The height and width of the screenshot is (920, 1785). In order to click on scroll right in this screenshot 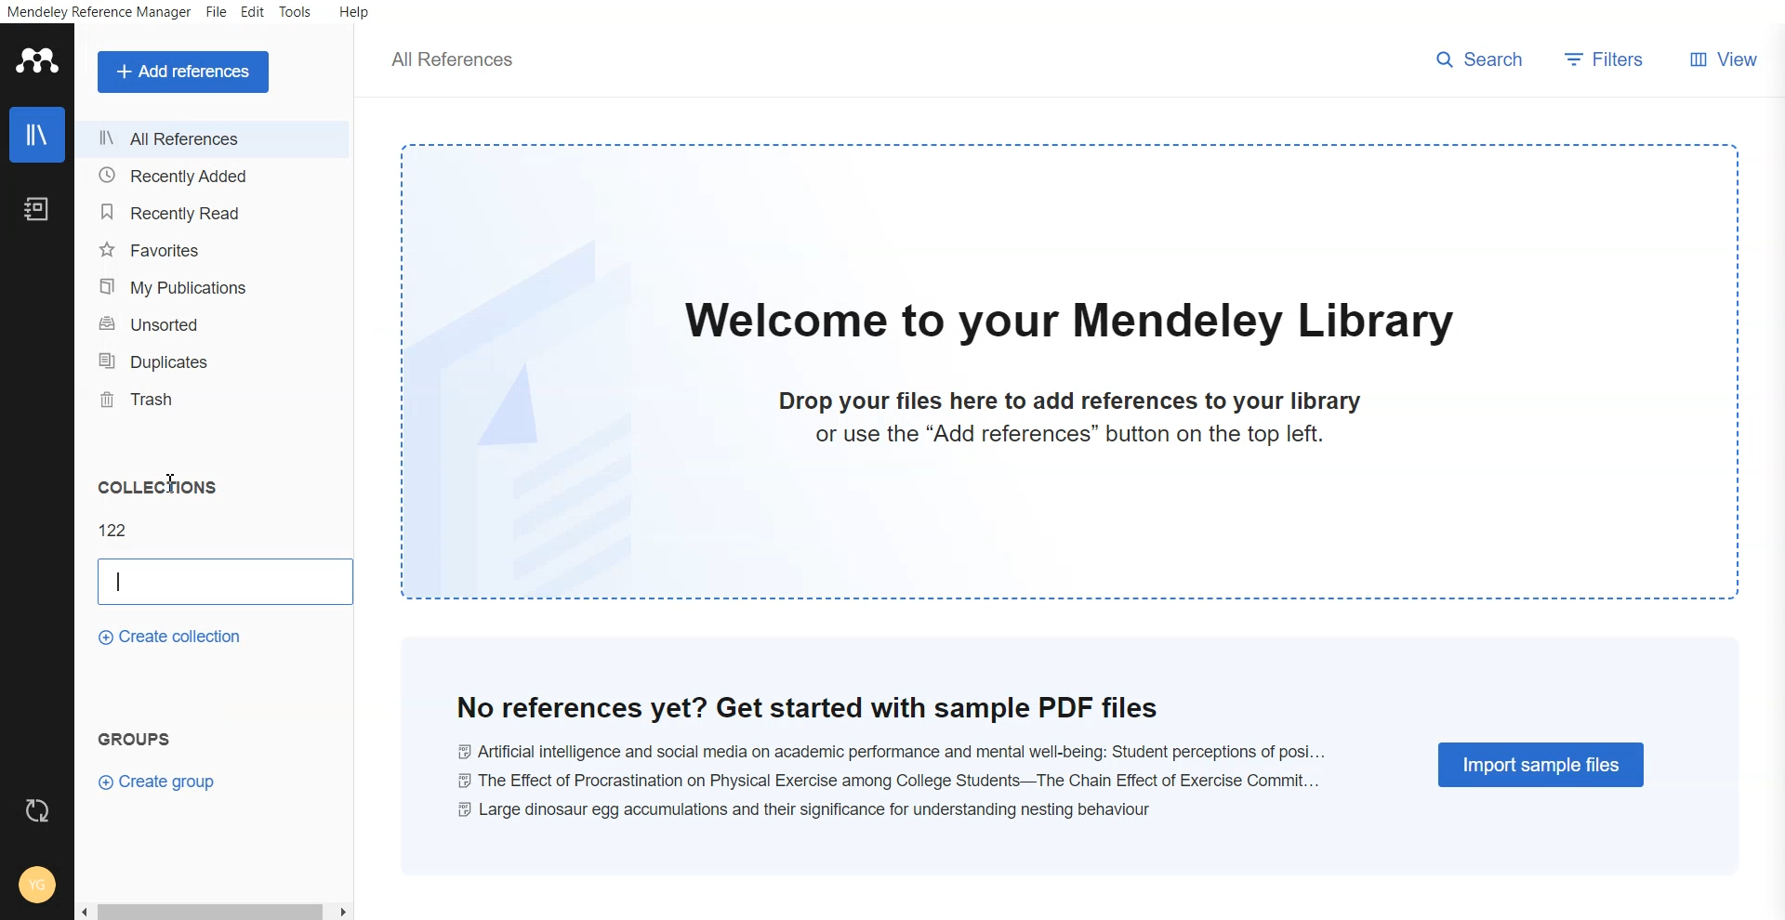, I will do `click(343, 912)`.